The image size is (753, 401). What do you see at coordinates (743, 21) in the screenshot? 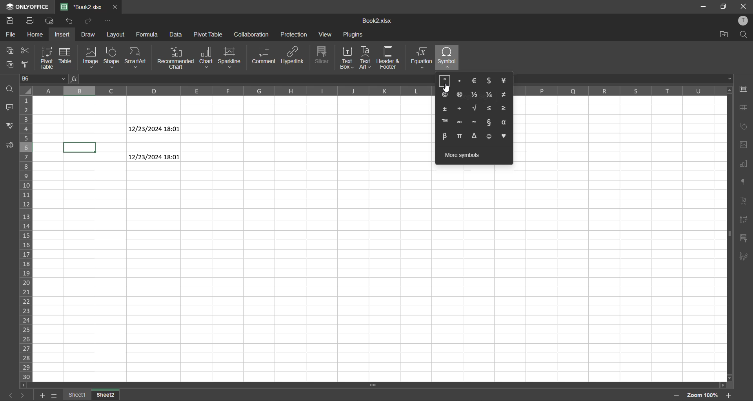
I see `profile` at bounding box center [743, 21].